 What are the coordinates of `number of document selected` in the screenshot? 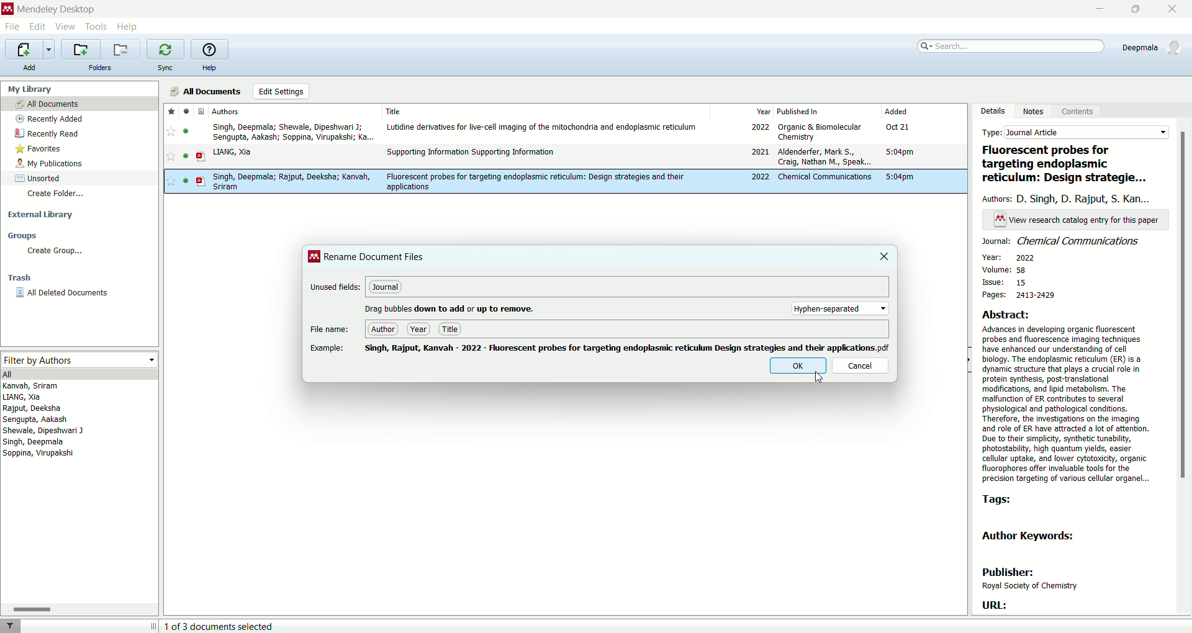 It's located at (220, 626).